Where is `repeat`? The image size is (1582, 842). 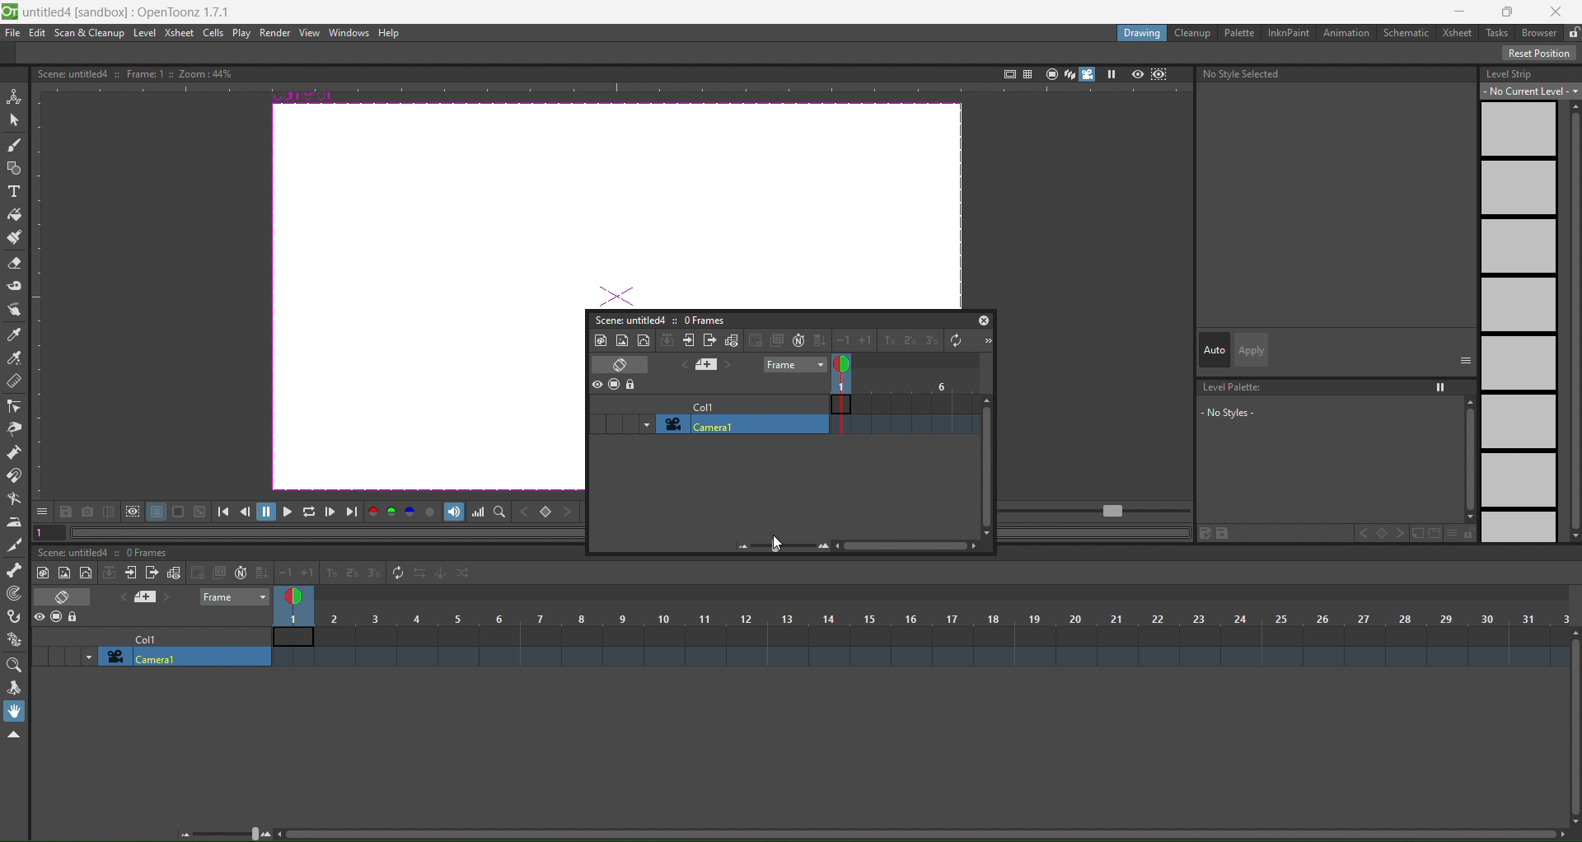
repeat is located at coordinates (394, 572).